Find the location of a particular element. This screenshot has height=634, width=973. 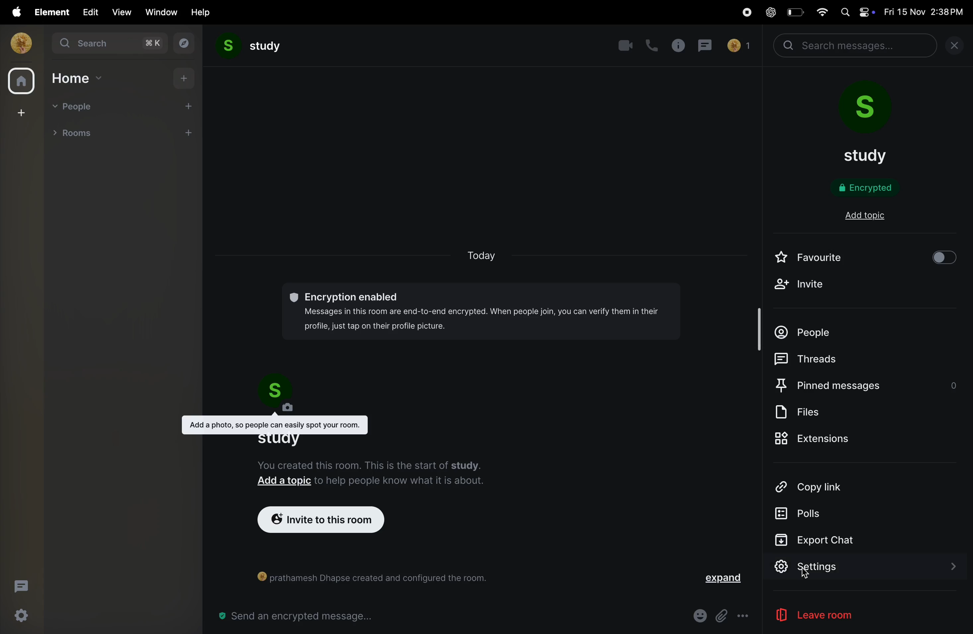

no of people is located at coordinates (738, 47).